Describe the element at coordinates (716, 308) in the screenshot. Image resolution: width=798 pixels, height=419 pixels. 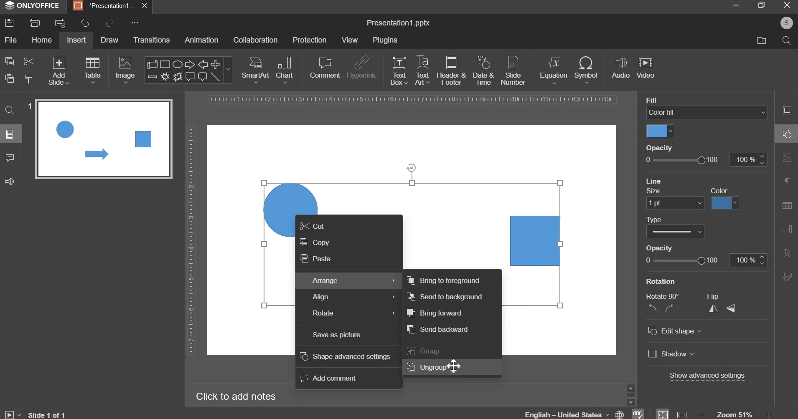
I see `flip horizontal` at that location.